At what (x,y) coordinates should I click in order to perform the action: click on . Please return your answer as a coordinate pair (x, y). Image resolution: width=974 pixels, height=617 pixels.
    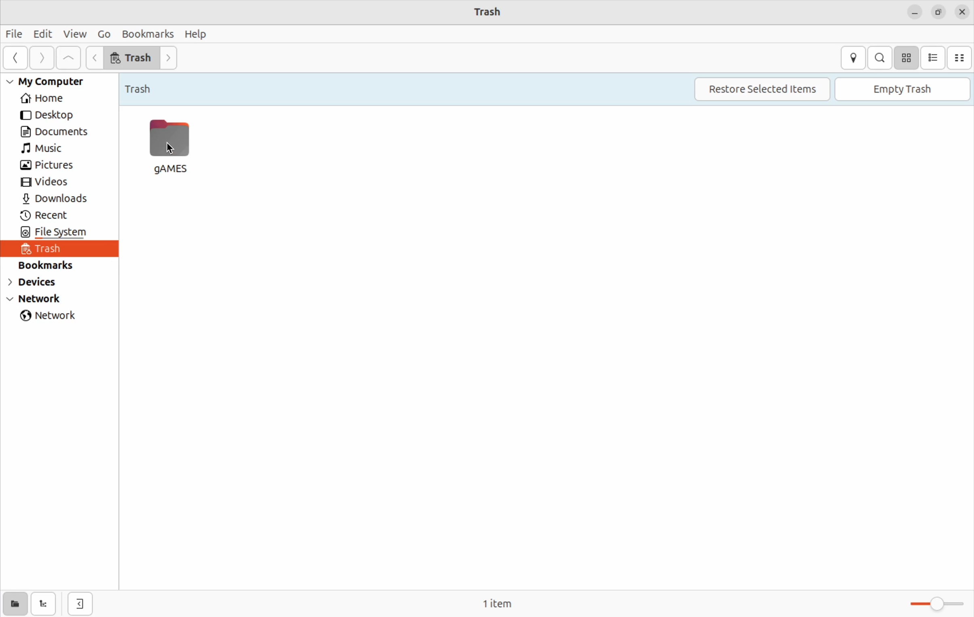
    Looking at the image, I should click on (95, 57).